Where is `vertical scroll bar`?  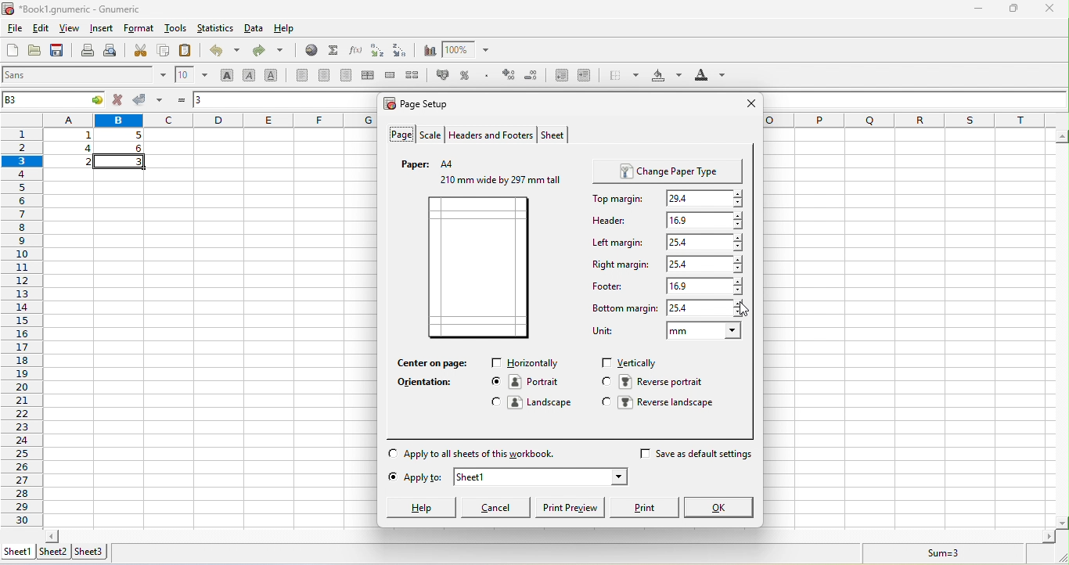 vertical scroll bar is located at coordinates (1062, 329).